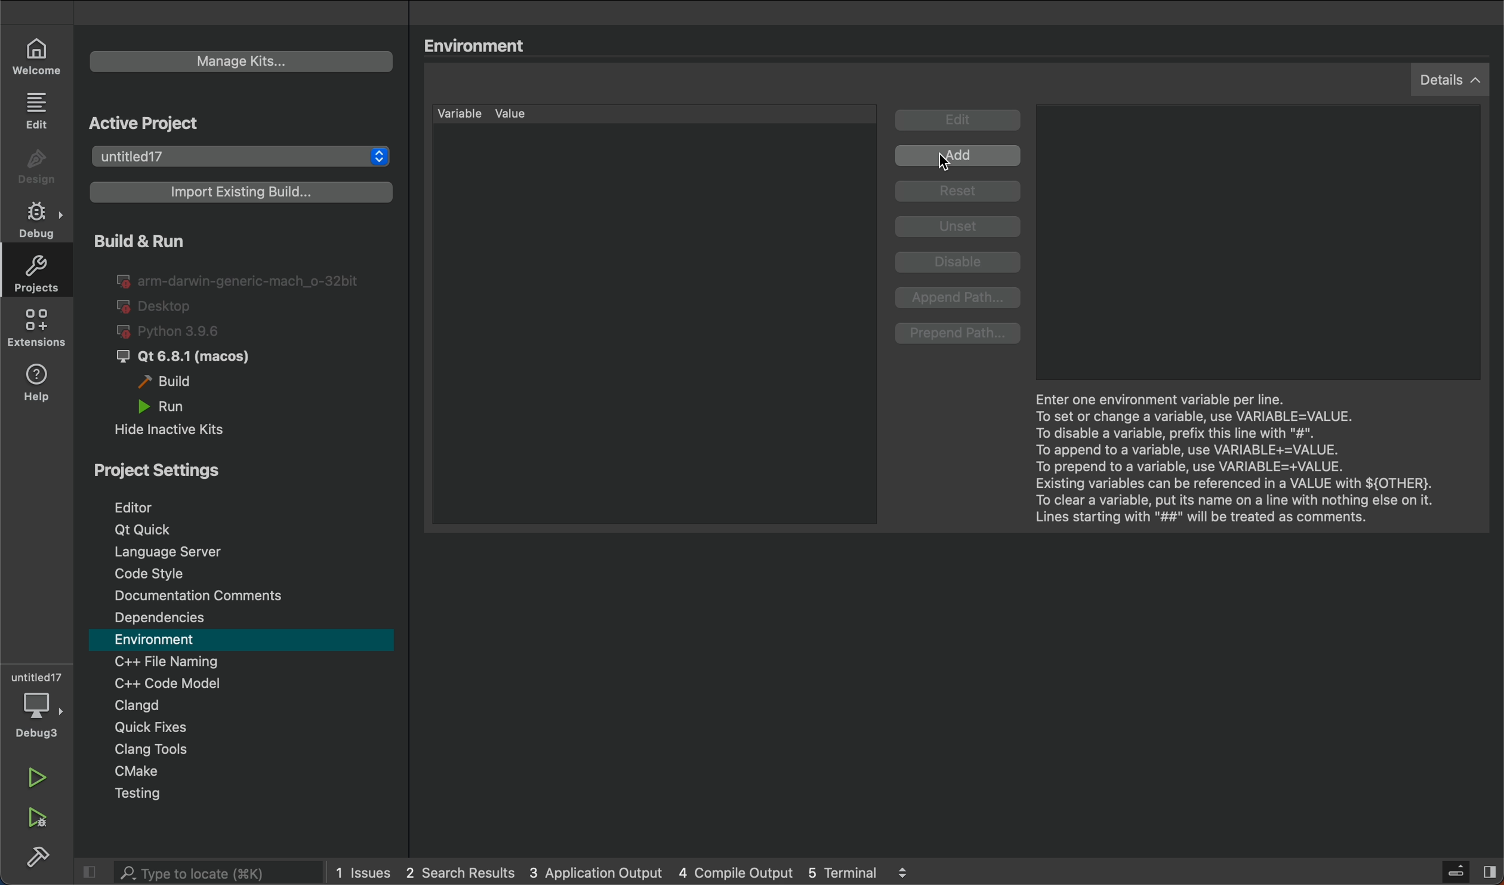  What do you see at coordinates (158, 307) in the screenshot?
I see `desktop` at bounding box center [158, 307].